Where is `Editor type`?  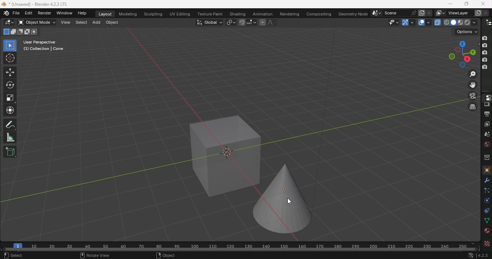 Editor type is located at coordinates (486, 97).